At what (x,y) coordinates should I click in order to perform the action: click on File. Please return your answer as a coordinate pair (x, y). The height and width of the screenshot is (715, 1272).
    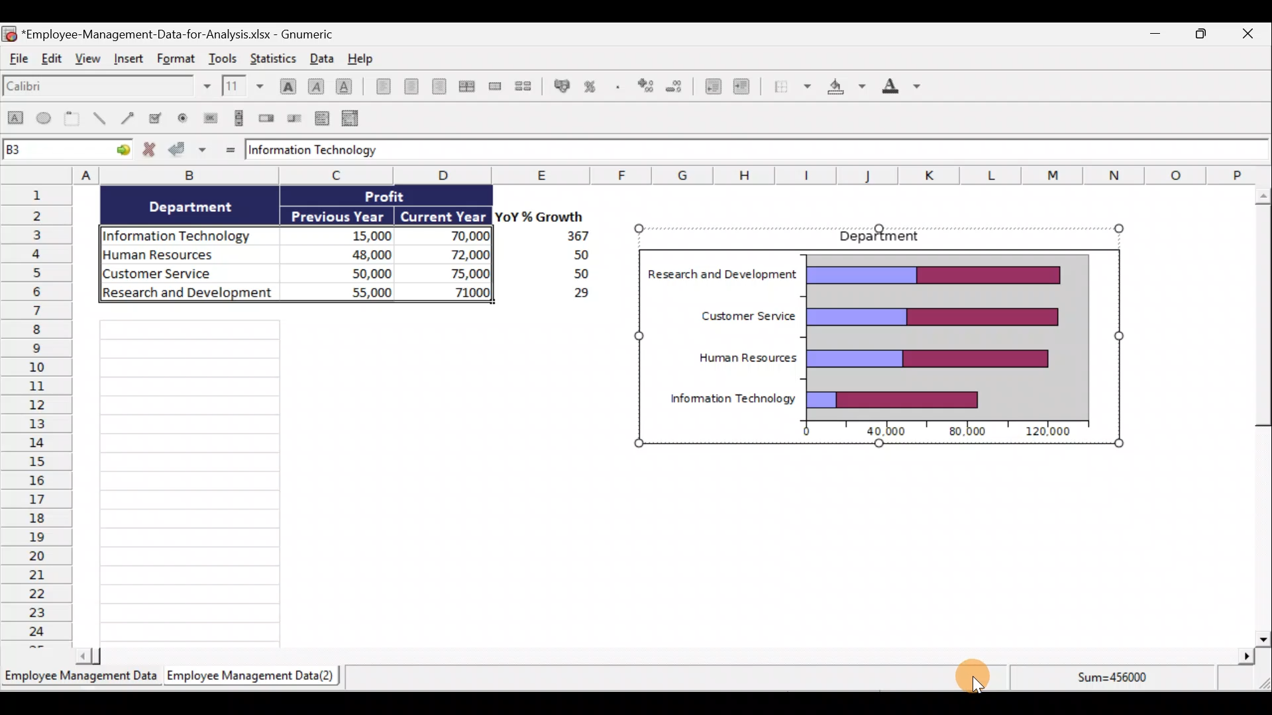
    Looking at the image, I should click on (17, 59).